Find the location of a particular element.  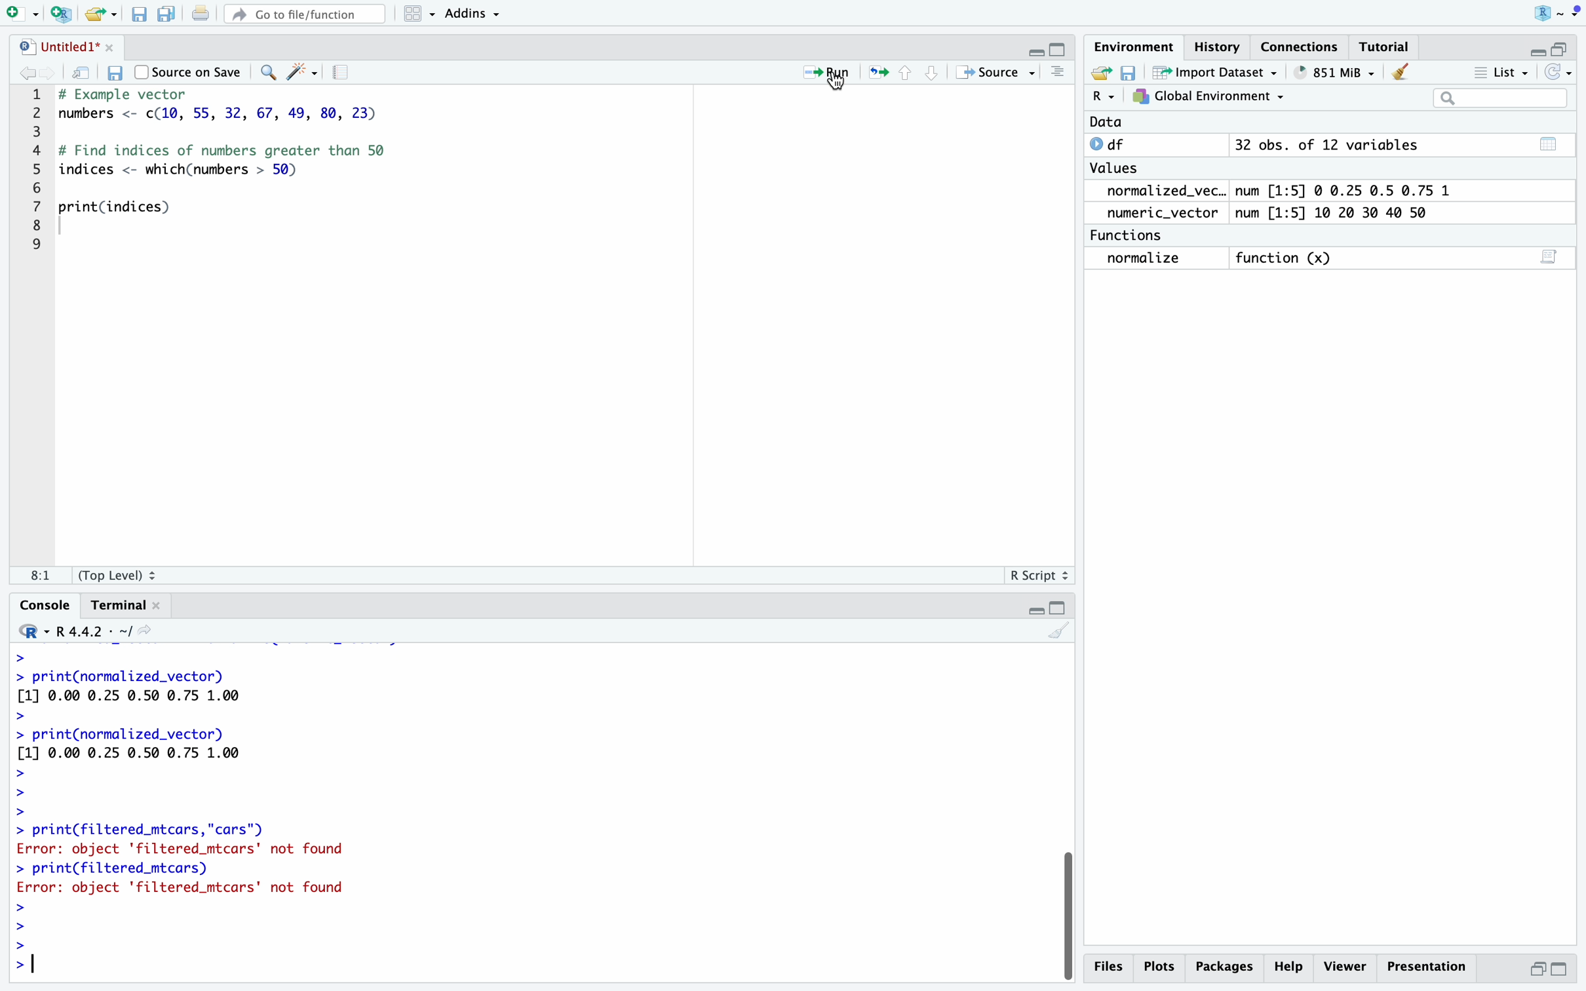

MENU is located at coordinates (1576, 14).